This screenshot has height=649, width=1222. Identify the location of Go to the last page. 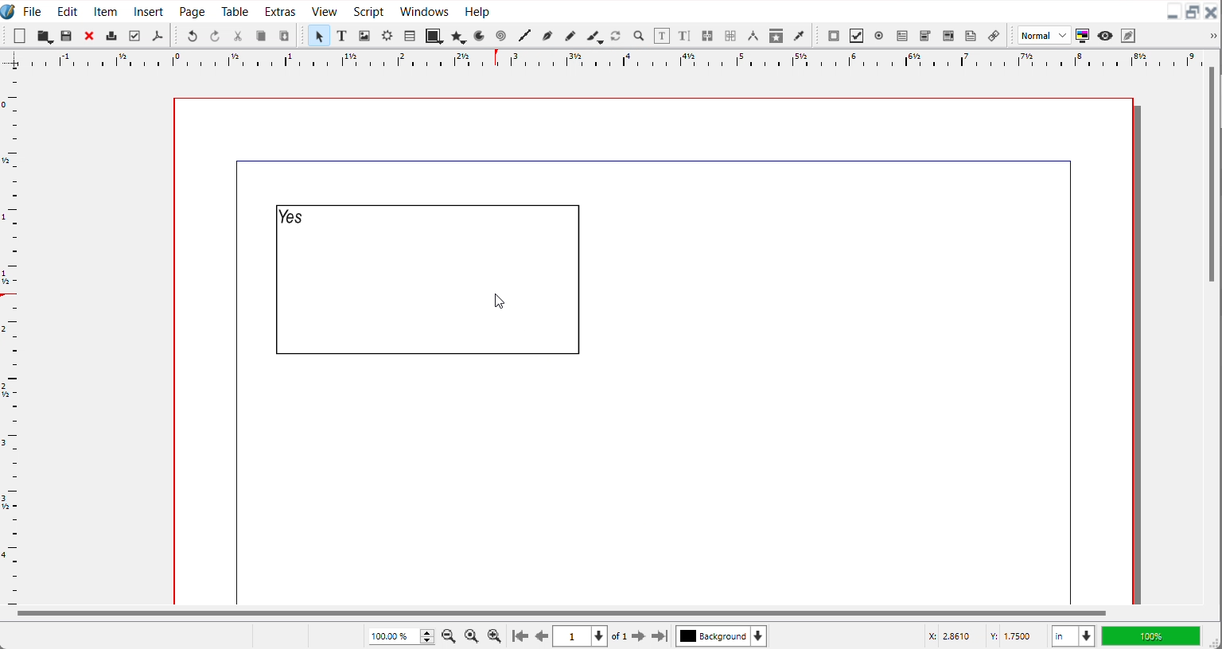
(660, 636).